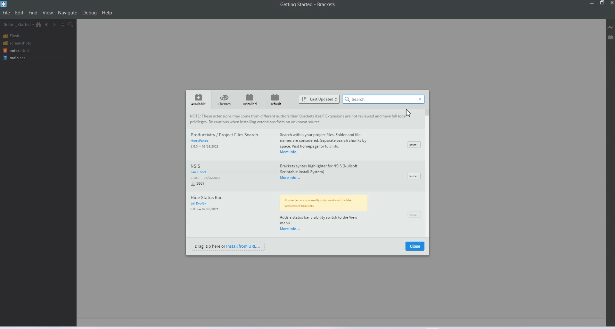  I want to click on Drag zip here or, so click(209, 246).